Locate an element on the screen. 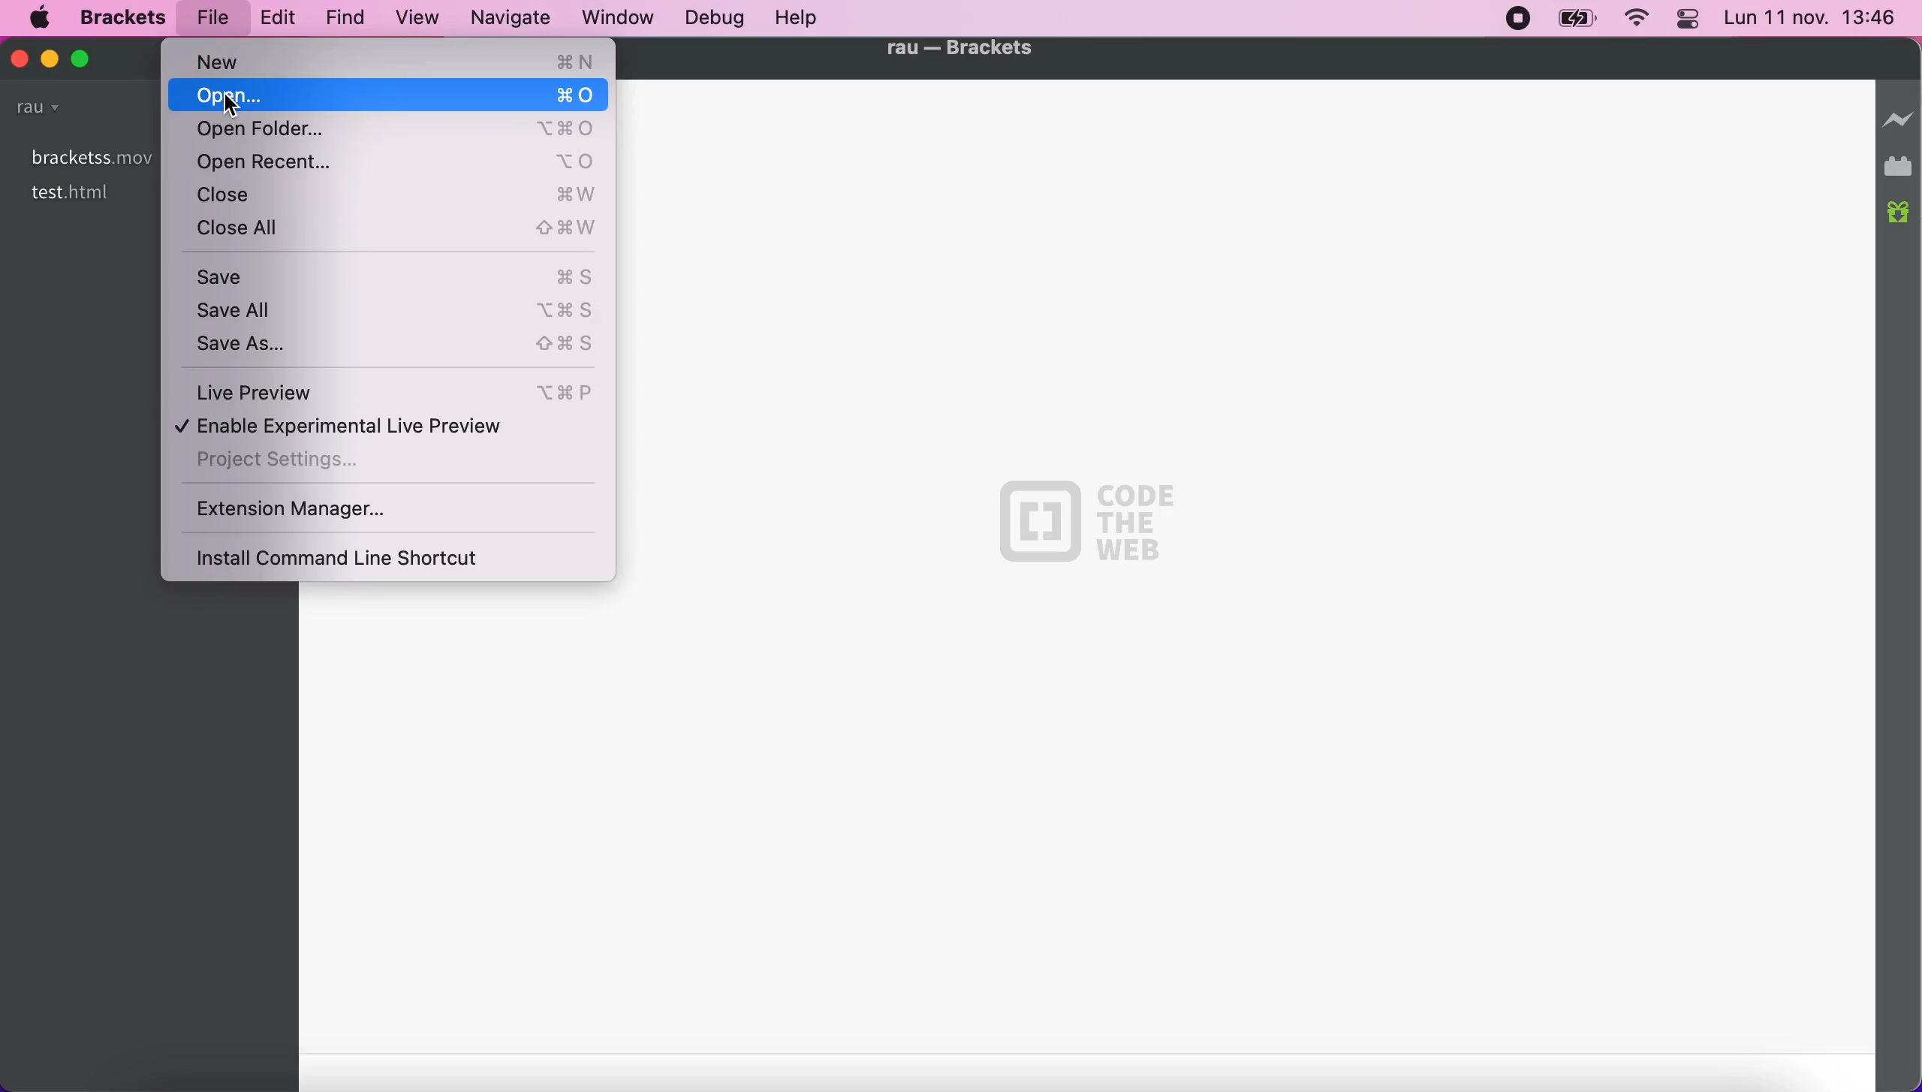 The height and width of the screenshot is (1092, 1922). save is located at coordinates (395, 276).